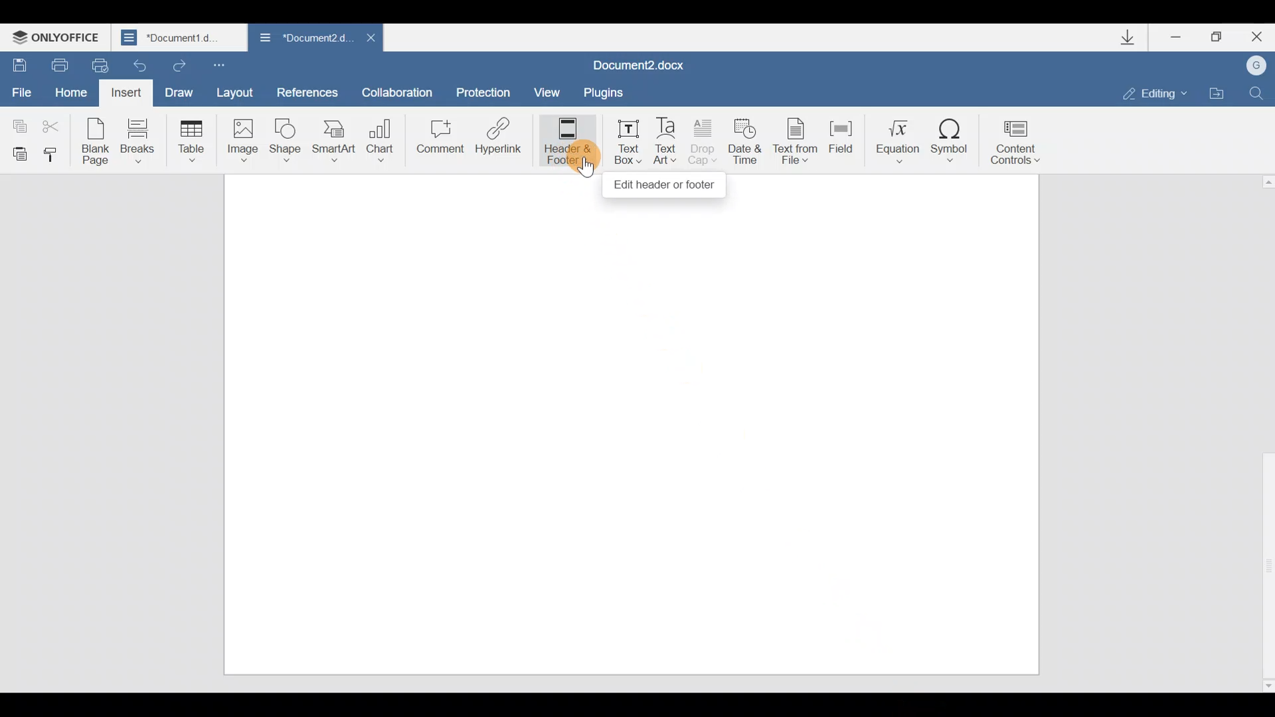 Image resolution: width=1275 pixels, height=717 pixels. What do you see at coordinates (136, 141) in the screenshot?
I see `Breaks` at bounding box center [136, 141].